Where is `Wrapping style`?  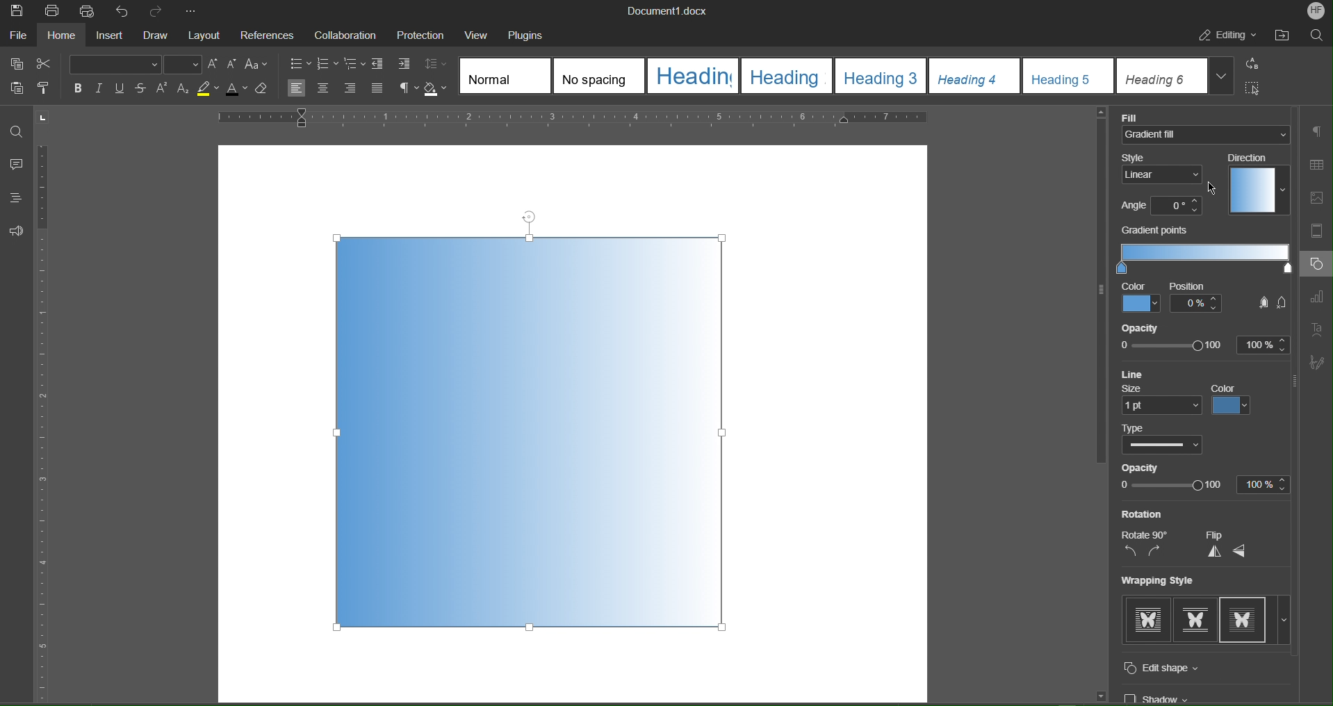 Wrapping style is located at coordinates (1161, 582).